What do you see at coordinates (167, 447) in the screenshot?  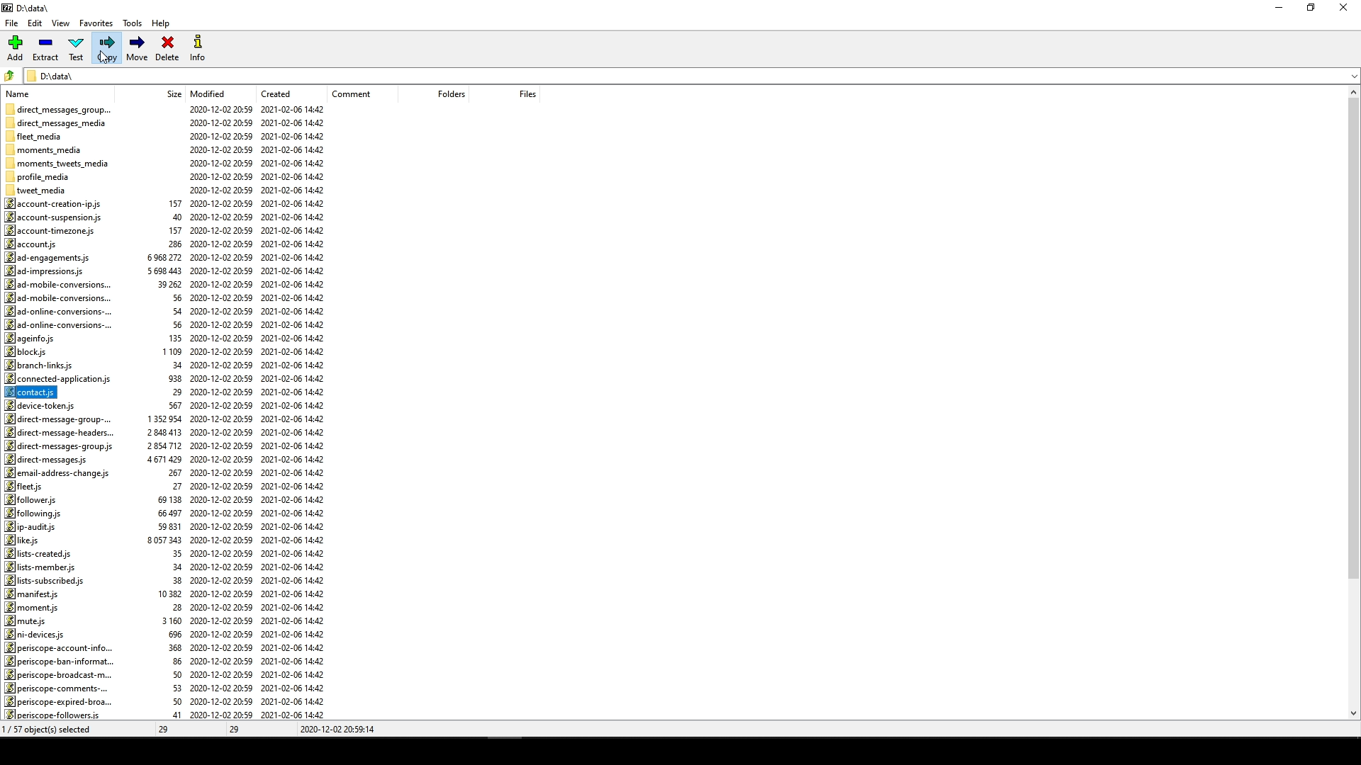 I see `size` at bounding box center [167, 447].